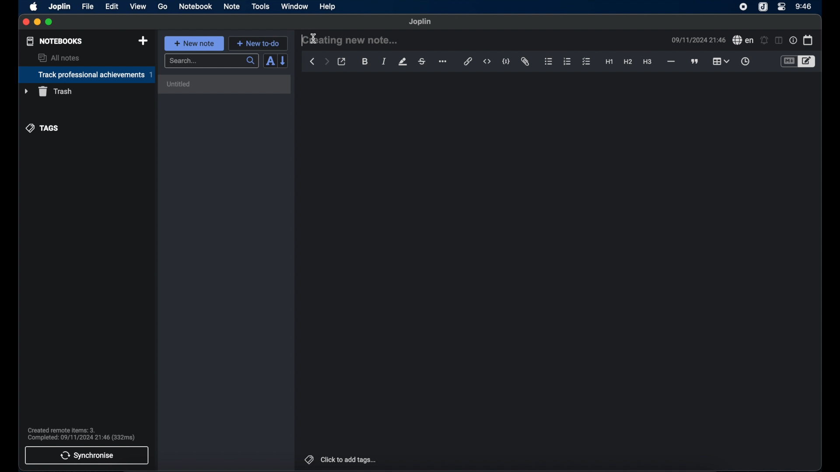  What do you see at coordinates (778, 41) in the screenshot?
I see `toggle editor layout` at bounding box center [778, 41].